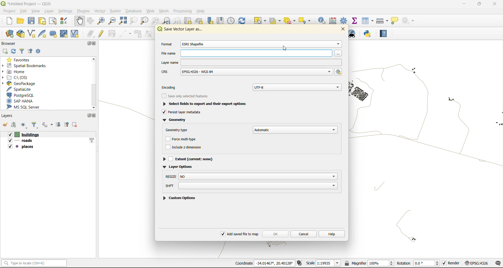  I want to click on geopackage, so click(24, 84).